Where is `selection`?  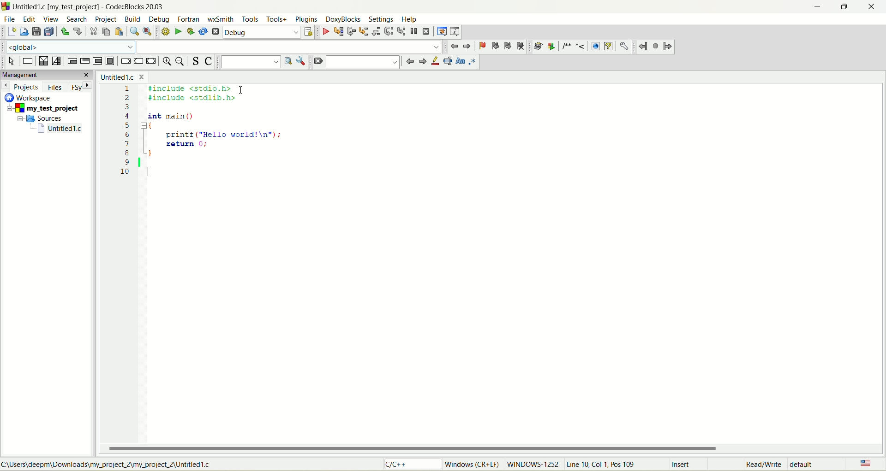
selection is located at coordinates (57, 62).